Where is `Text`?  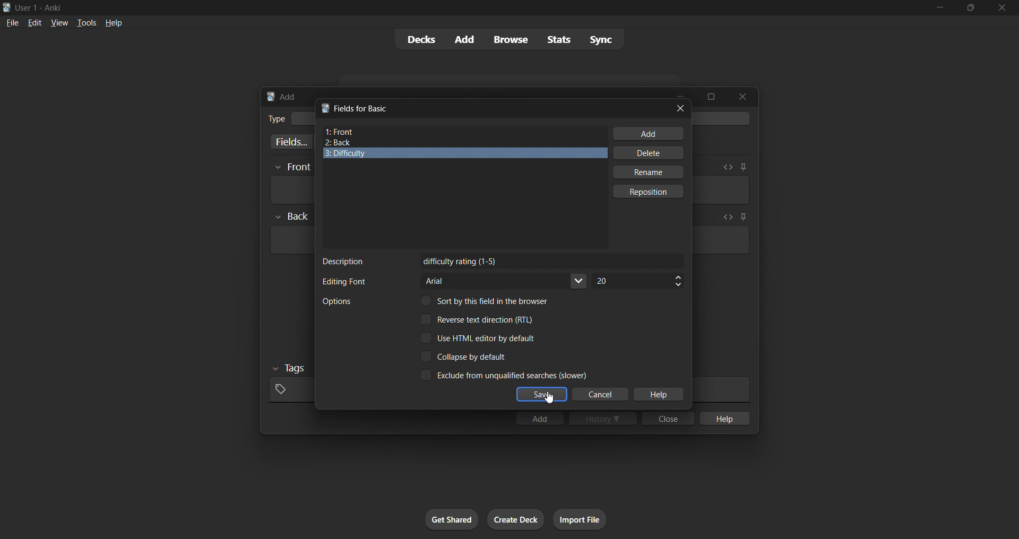 Text is located at coordinates (343, 262).